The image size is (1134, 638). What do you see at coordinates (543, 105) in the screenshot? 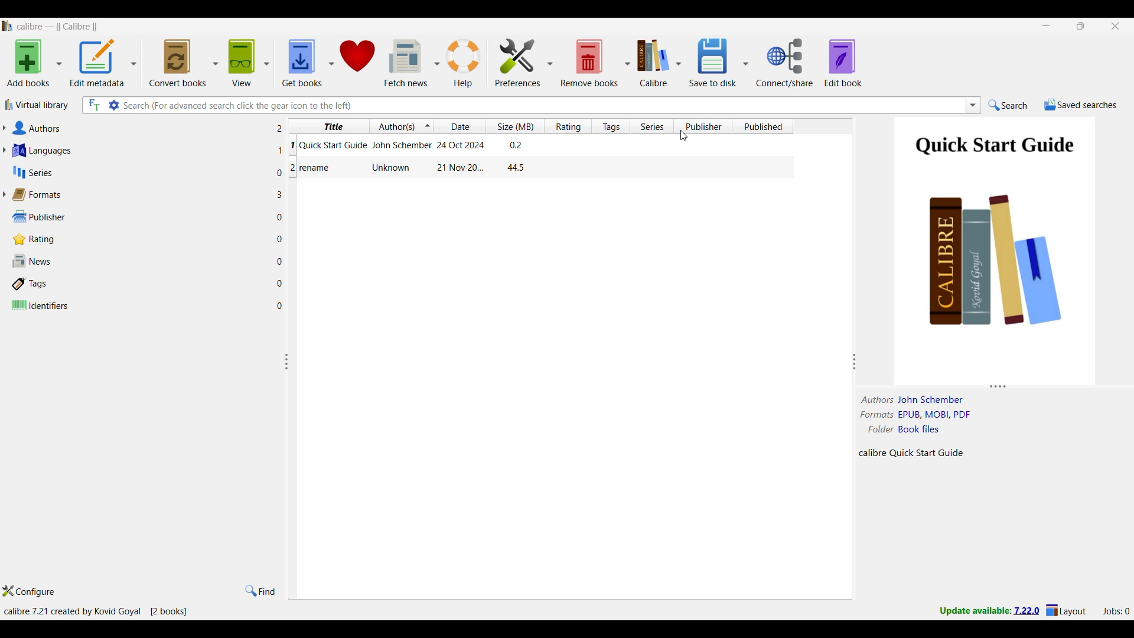
I see `Input search here` at bounding box center [543, 105].